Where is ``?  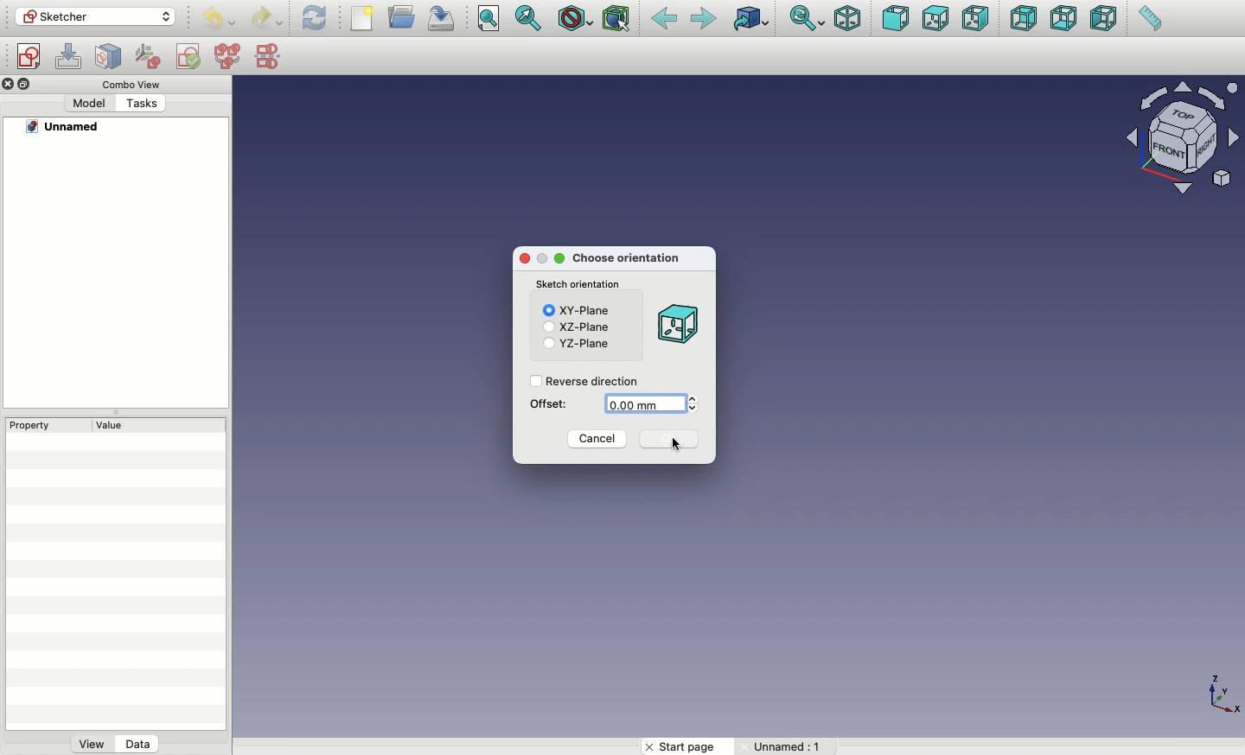
 is located at coordinates (27, 84).